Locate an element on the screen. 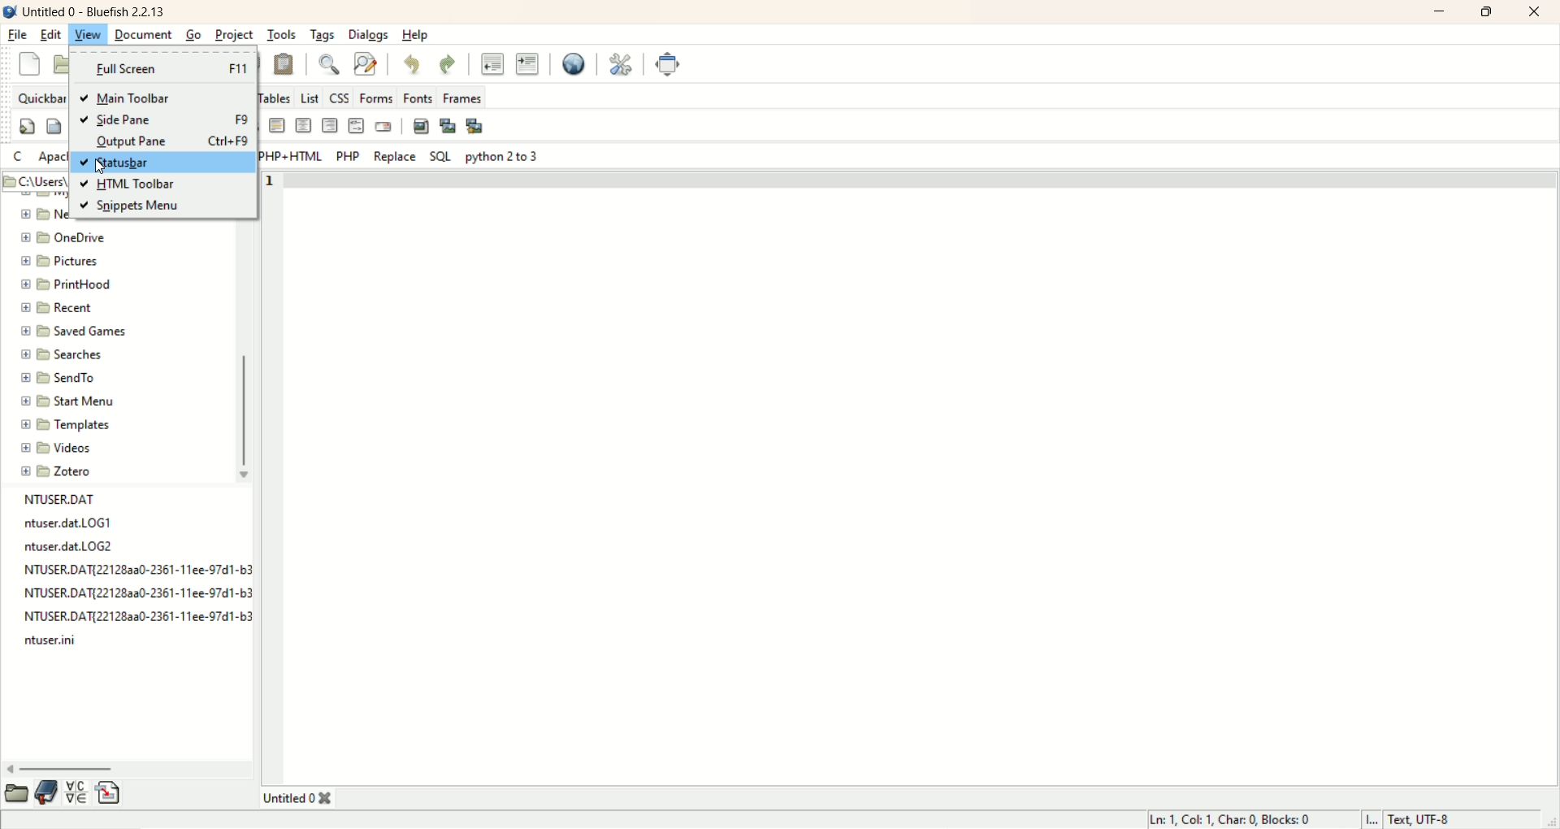 The image size is (1560, 829). horizontal scroll bar is located at coordinates (129, 767).